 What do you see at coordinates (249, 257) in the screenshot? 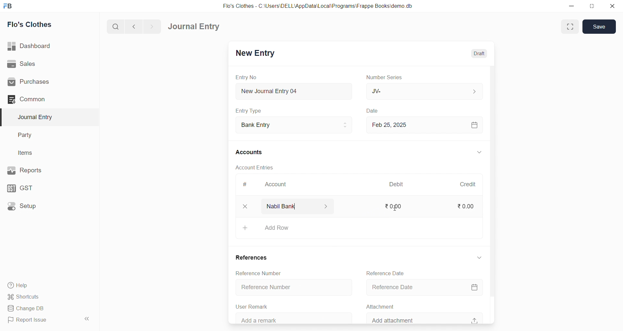
I see `References` at bounding box center [249, 257].